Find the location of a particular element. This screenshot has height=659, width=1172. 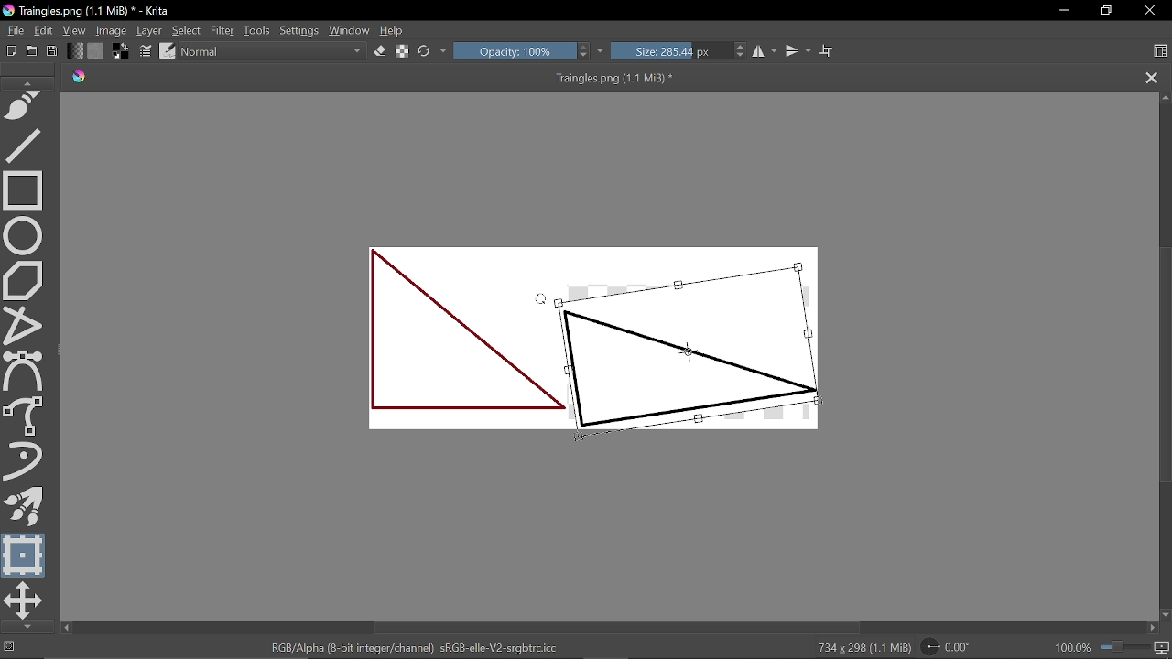

Tools is located at coordinates (258, 30).